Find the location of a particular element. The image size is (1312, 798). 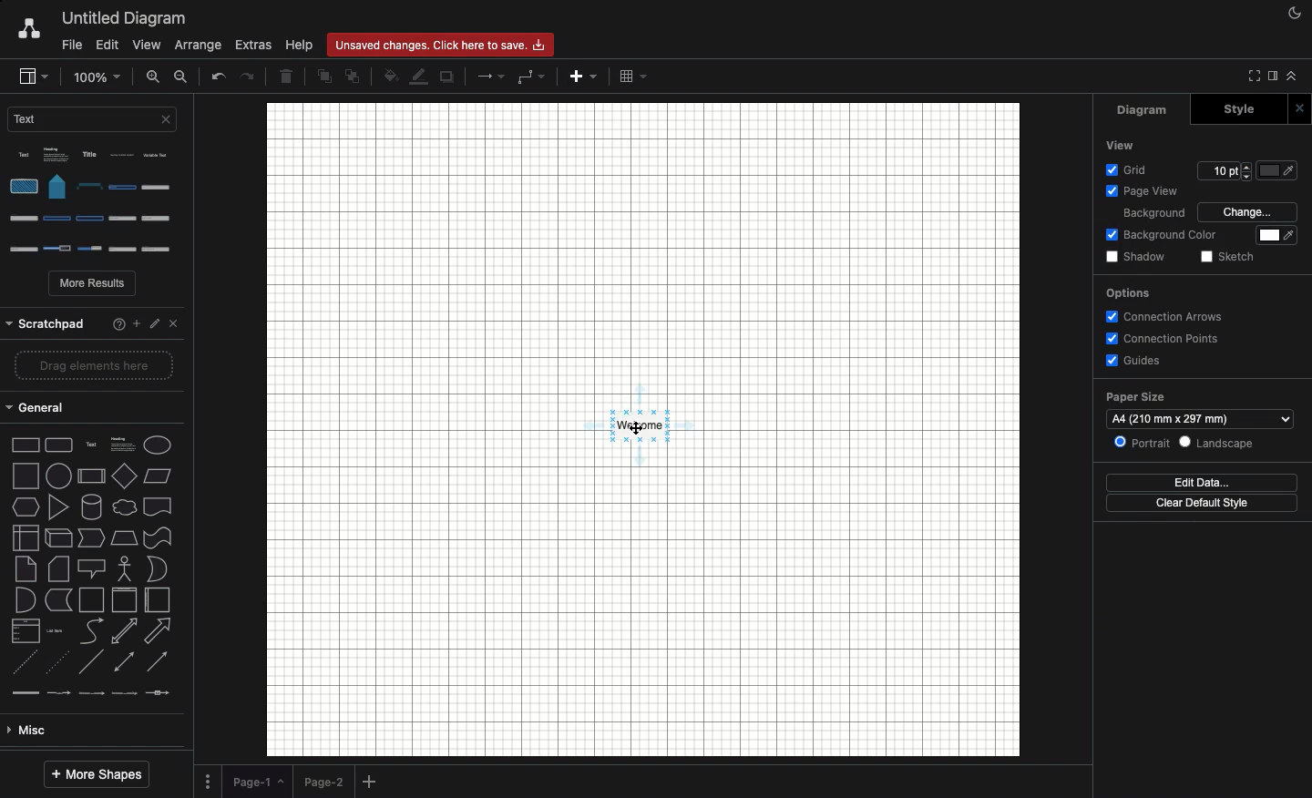

 is located at coordinates (91, 319).